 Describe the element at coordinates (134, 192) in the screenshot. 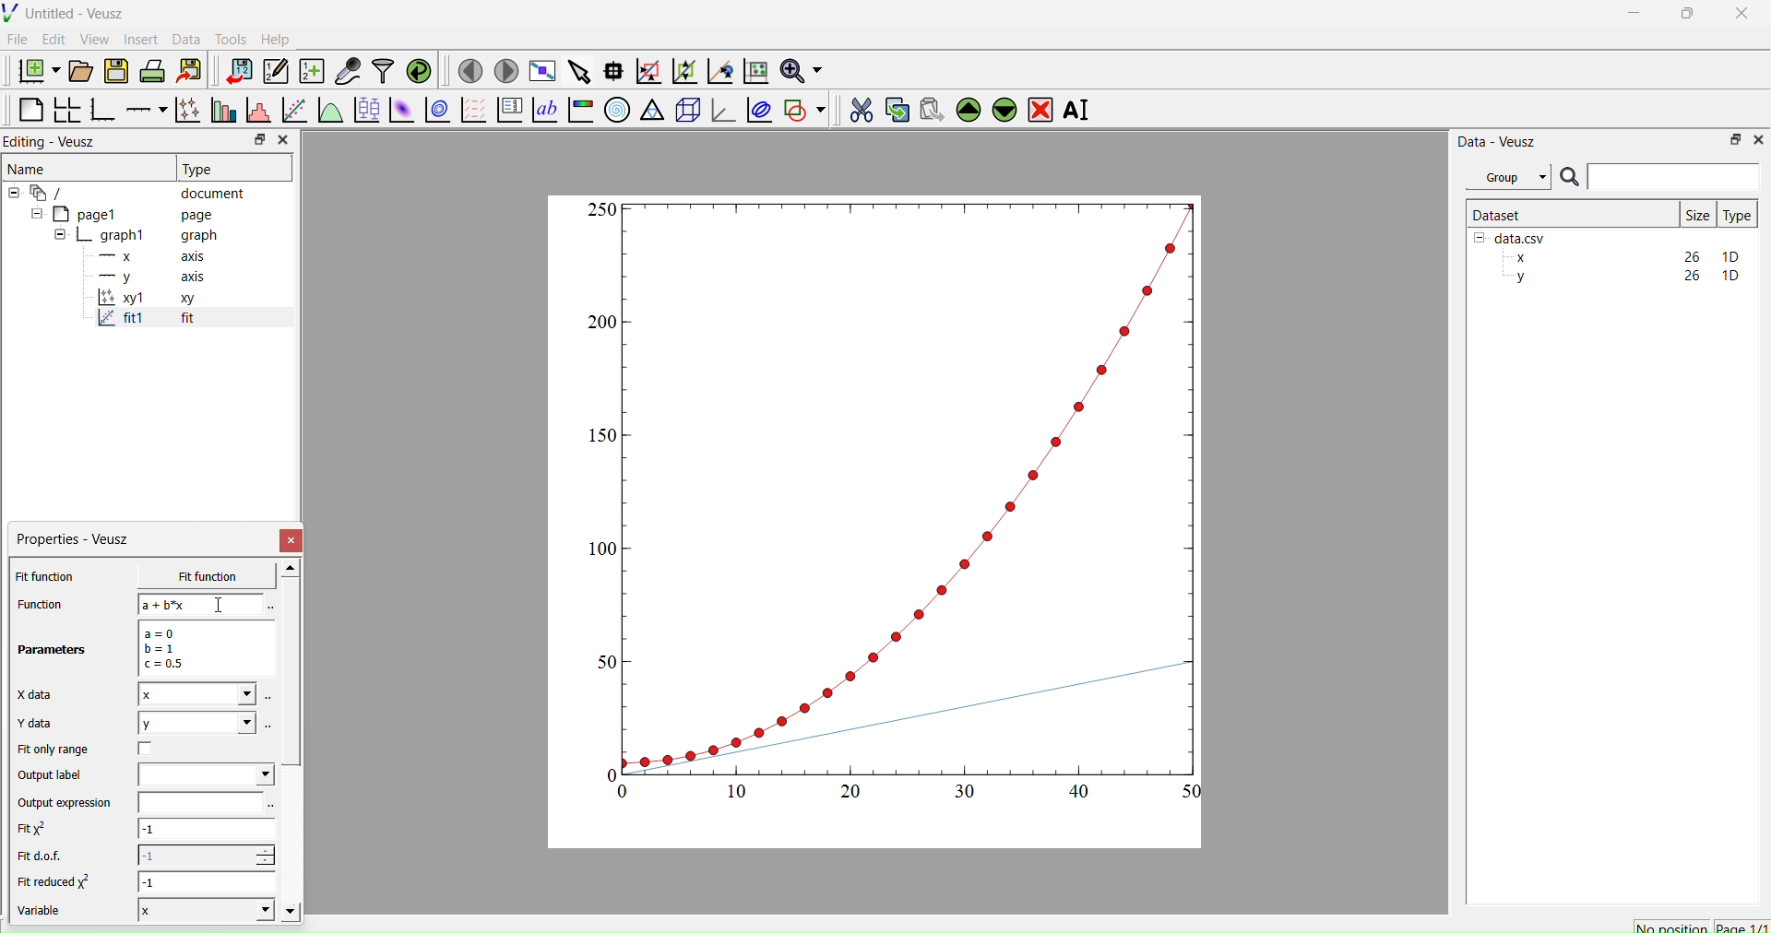

I see `document` at that location.